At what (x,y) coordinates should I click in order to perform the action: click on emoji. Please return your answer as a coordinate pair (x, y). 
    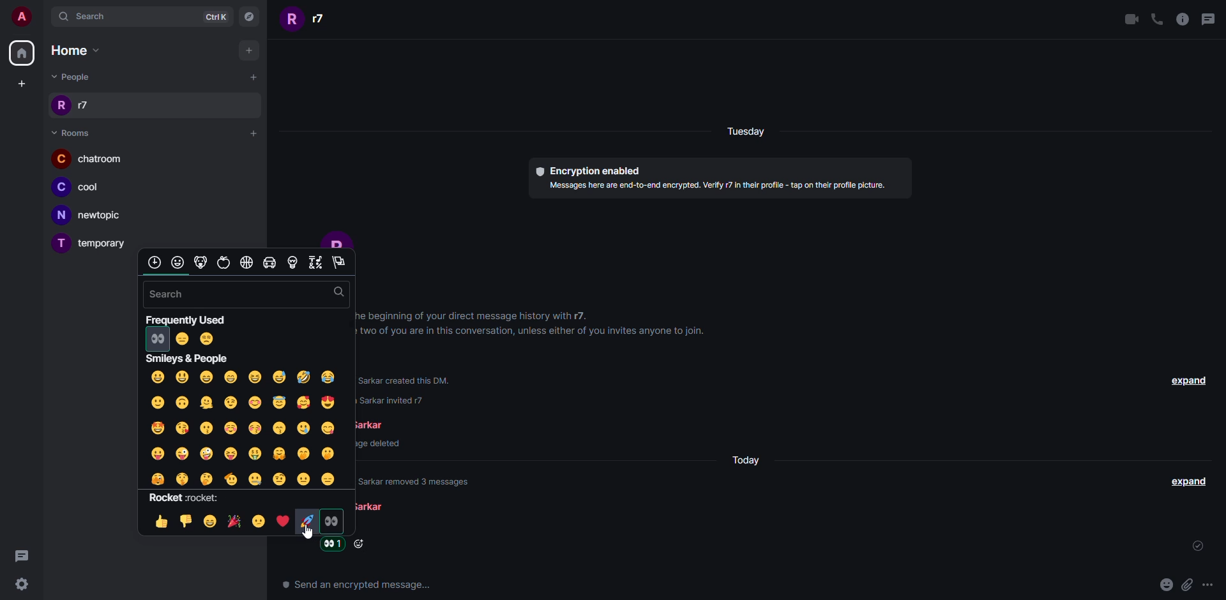
    Looking at the image, I should click on (161, 523).